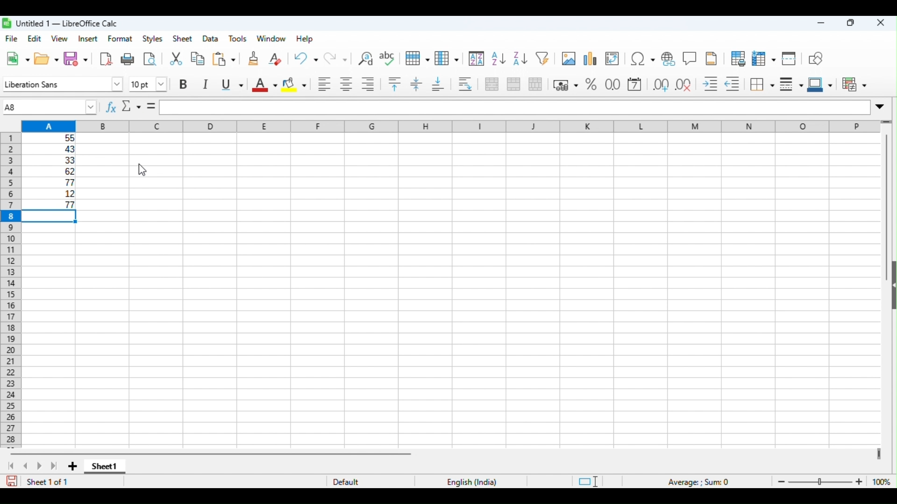 The width and height of the screenshot is (897, 504). Describe the element at coordinates (832, 481) in the screenshot. I see `zoom` at that location.